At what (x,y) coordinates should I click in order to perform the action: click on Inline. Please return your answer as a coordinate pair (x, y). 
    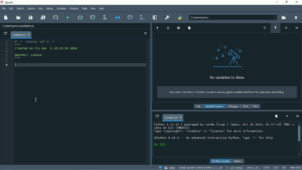
    Looking at the image, I should click on (170, 168).